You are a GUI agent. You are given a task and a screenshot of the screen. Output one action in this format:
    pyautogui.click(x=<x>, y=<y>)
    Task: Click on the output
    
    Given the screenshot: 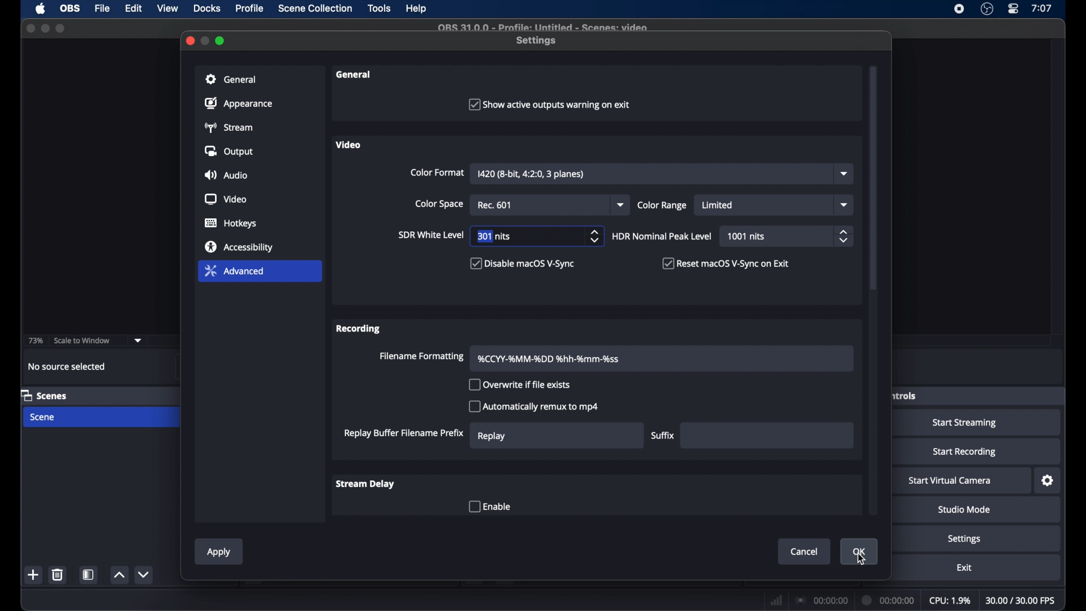 What is the action you would take?
    pyautogui.click(x=231, y=152)
    